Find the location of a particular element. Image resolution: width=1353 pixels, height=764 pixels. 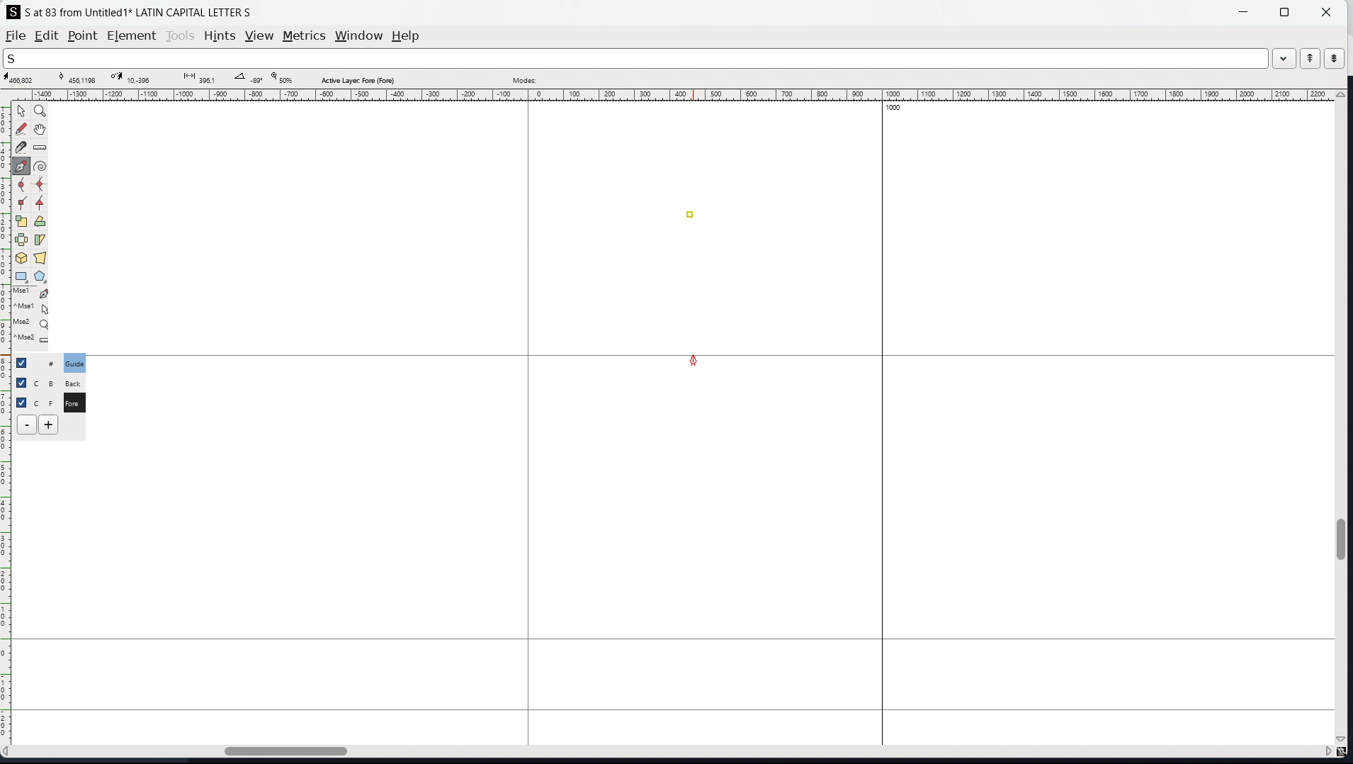

file is located at coordinates (16, 35).